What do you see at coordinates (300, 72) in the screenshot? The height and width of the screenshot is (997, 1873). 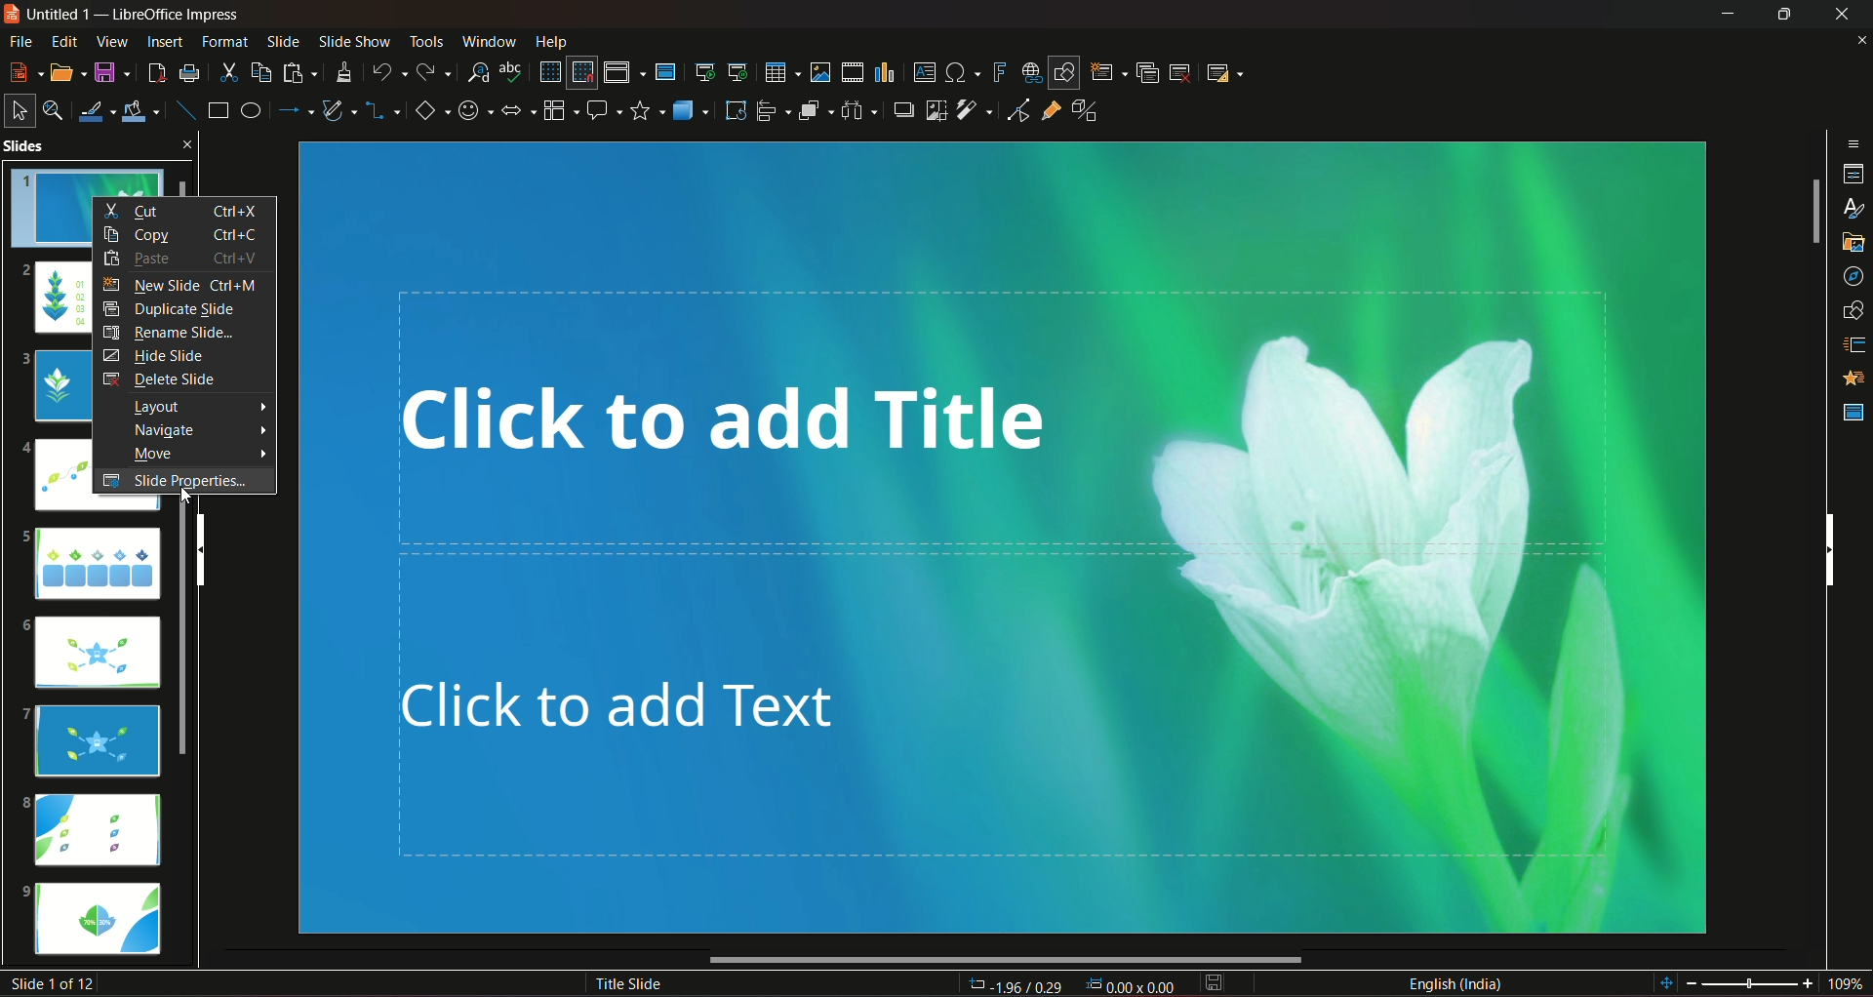 I see `paste` at bounding box center [300, 72].